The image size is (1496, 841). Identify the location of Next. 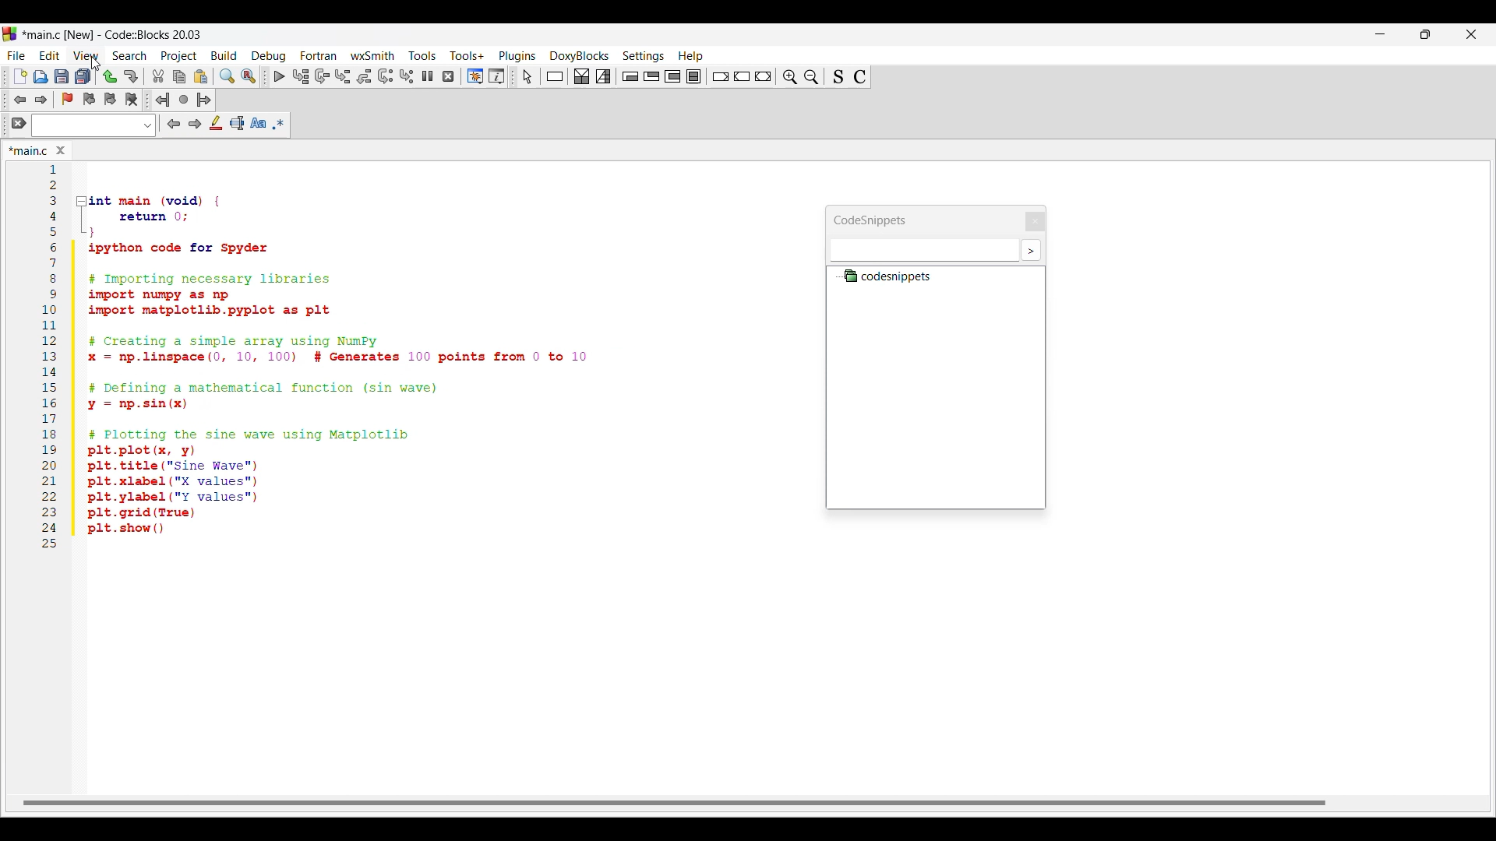
(195, 123).